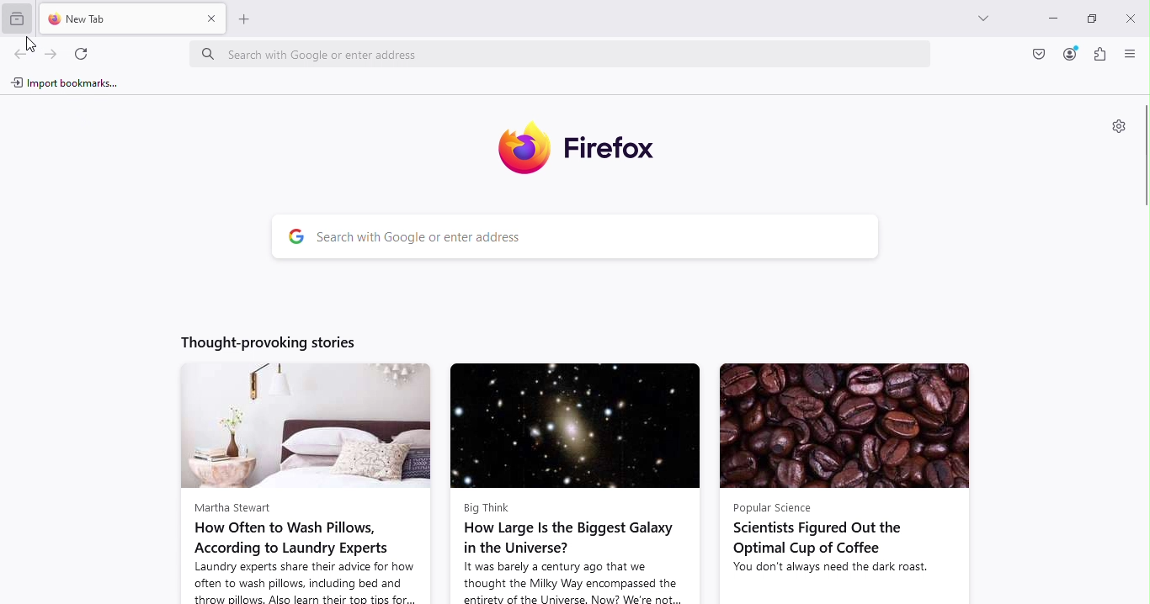 The image size is (1150, 604). Describe the element at coordinates (1142, 156) in the screenshot. I see `Scroll bar` at that location.